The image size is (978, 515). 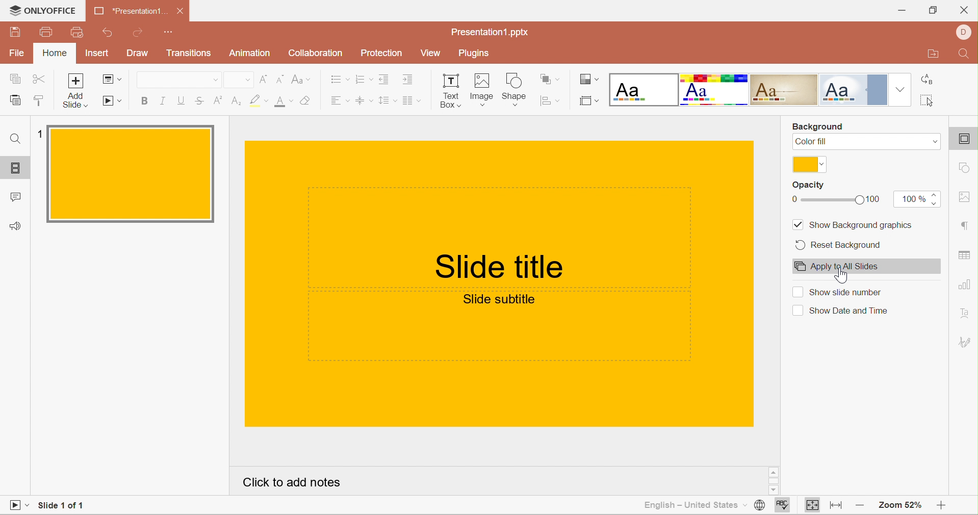 I want to click on Bullets, so click(x=340, y=79).